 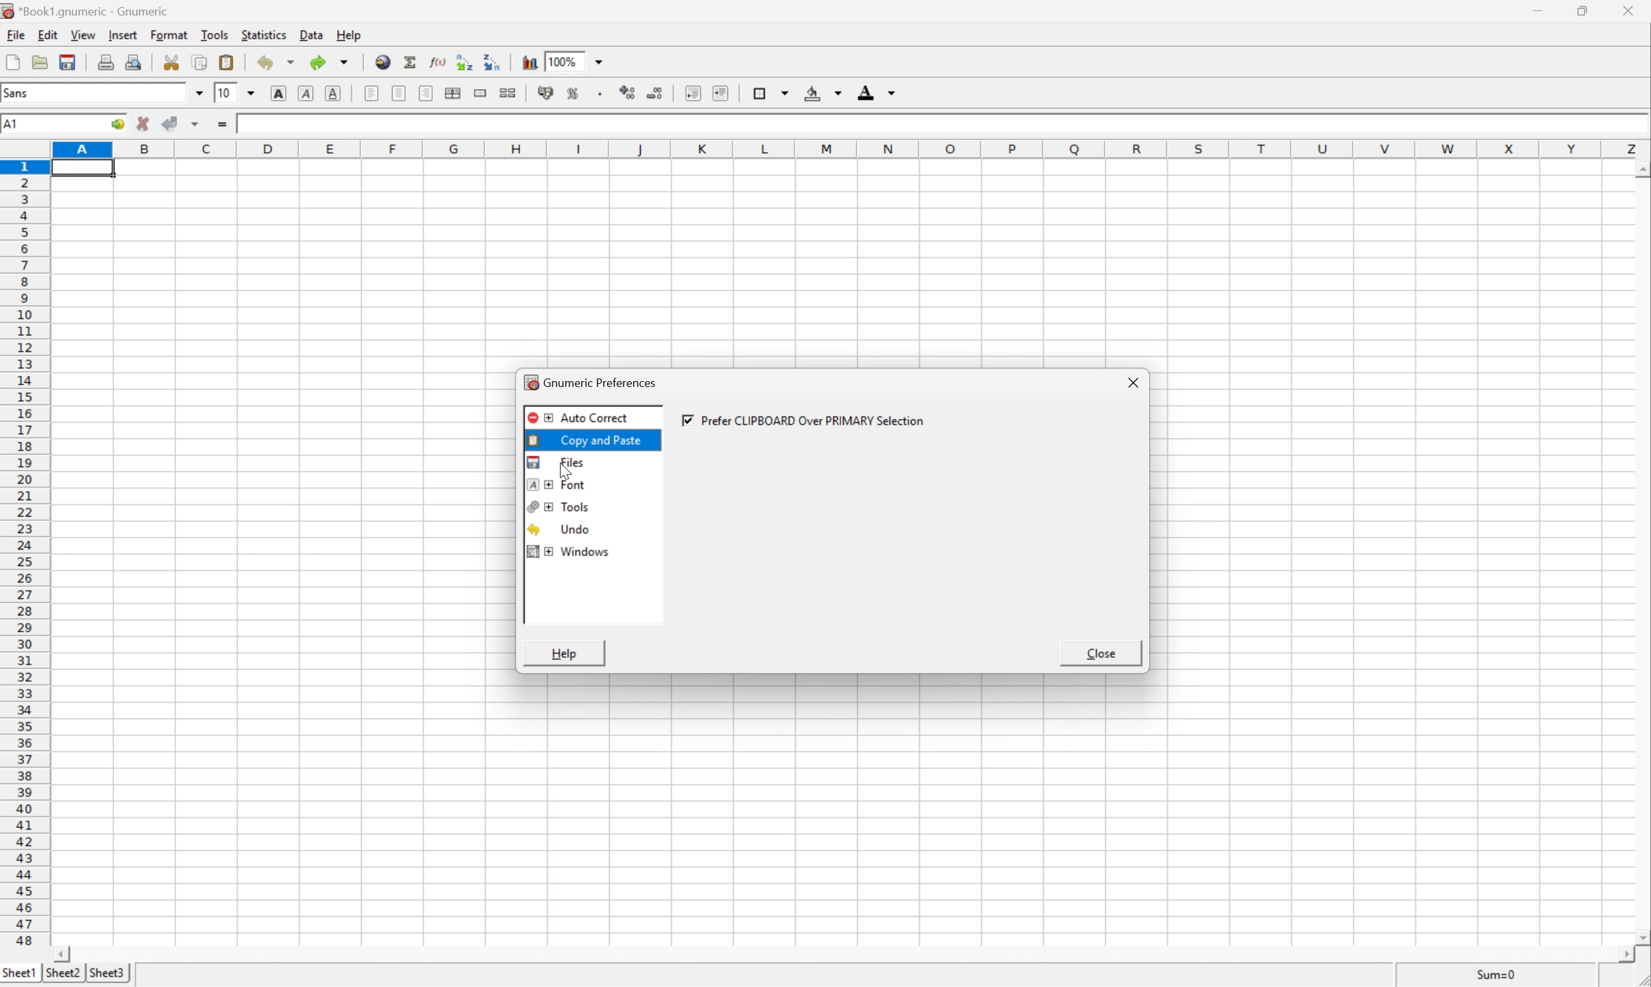 I want to click on edit function in current cell, so click(x=439, y=61).